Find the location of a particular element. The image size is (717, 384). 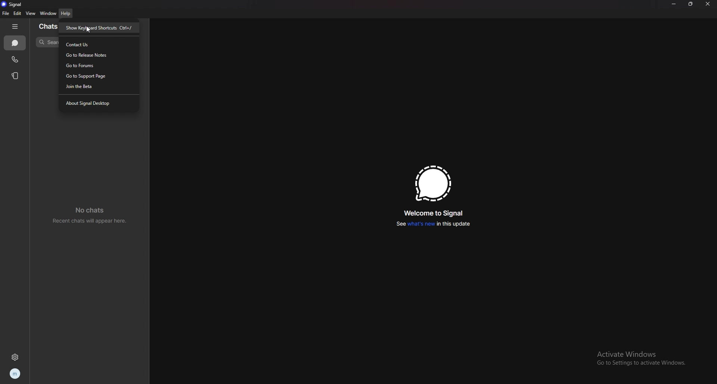

support page is located at coordinates (97, 77).